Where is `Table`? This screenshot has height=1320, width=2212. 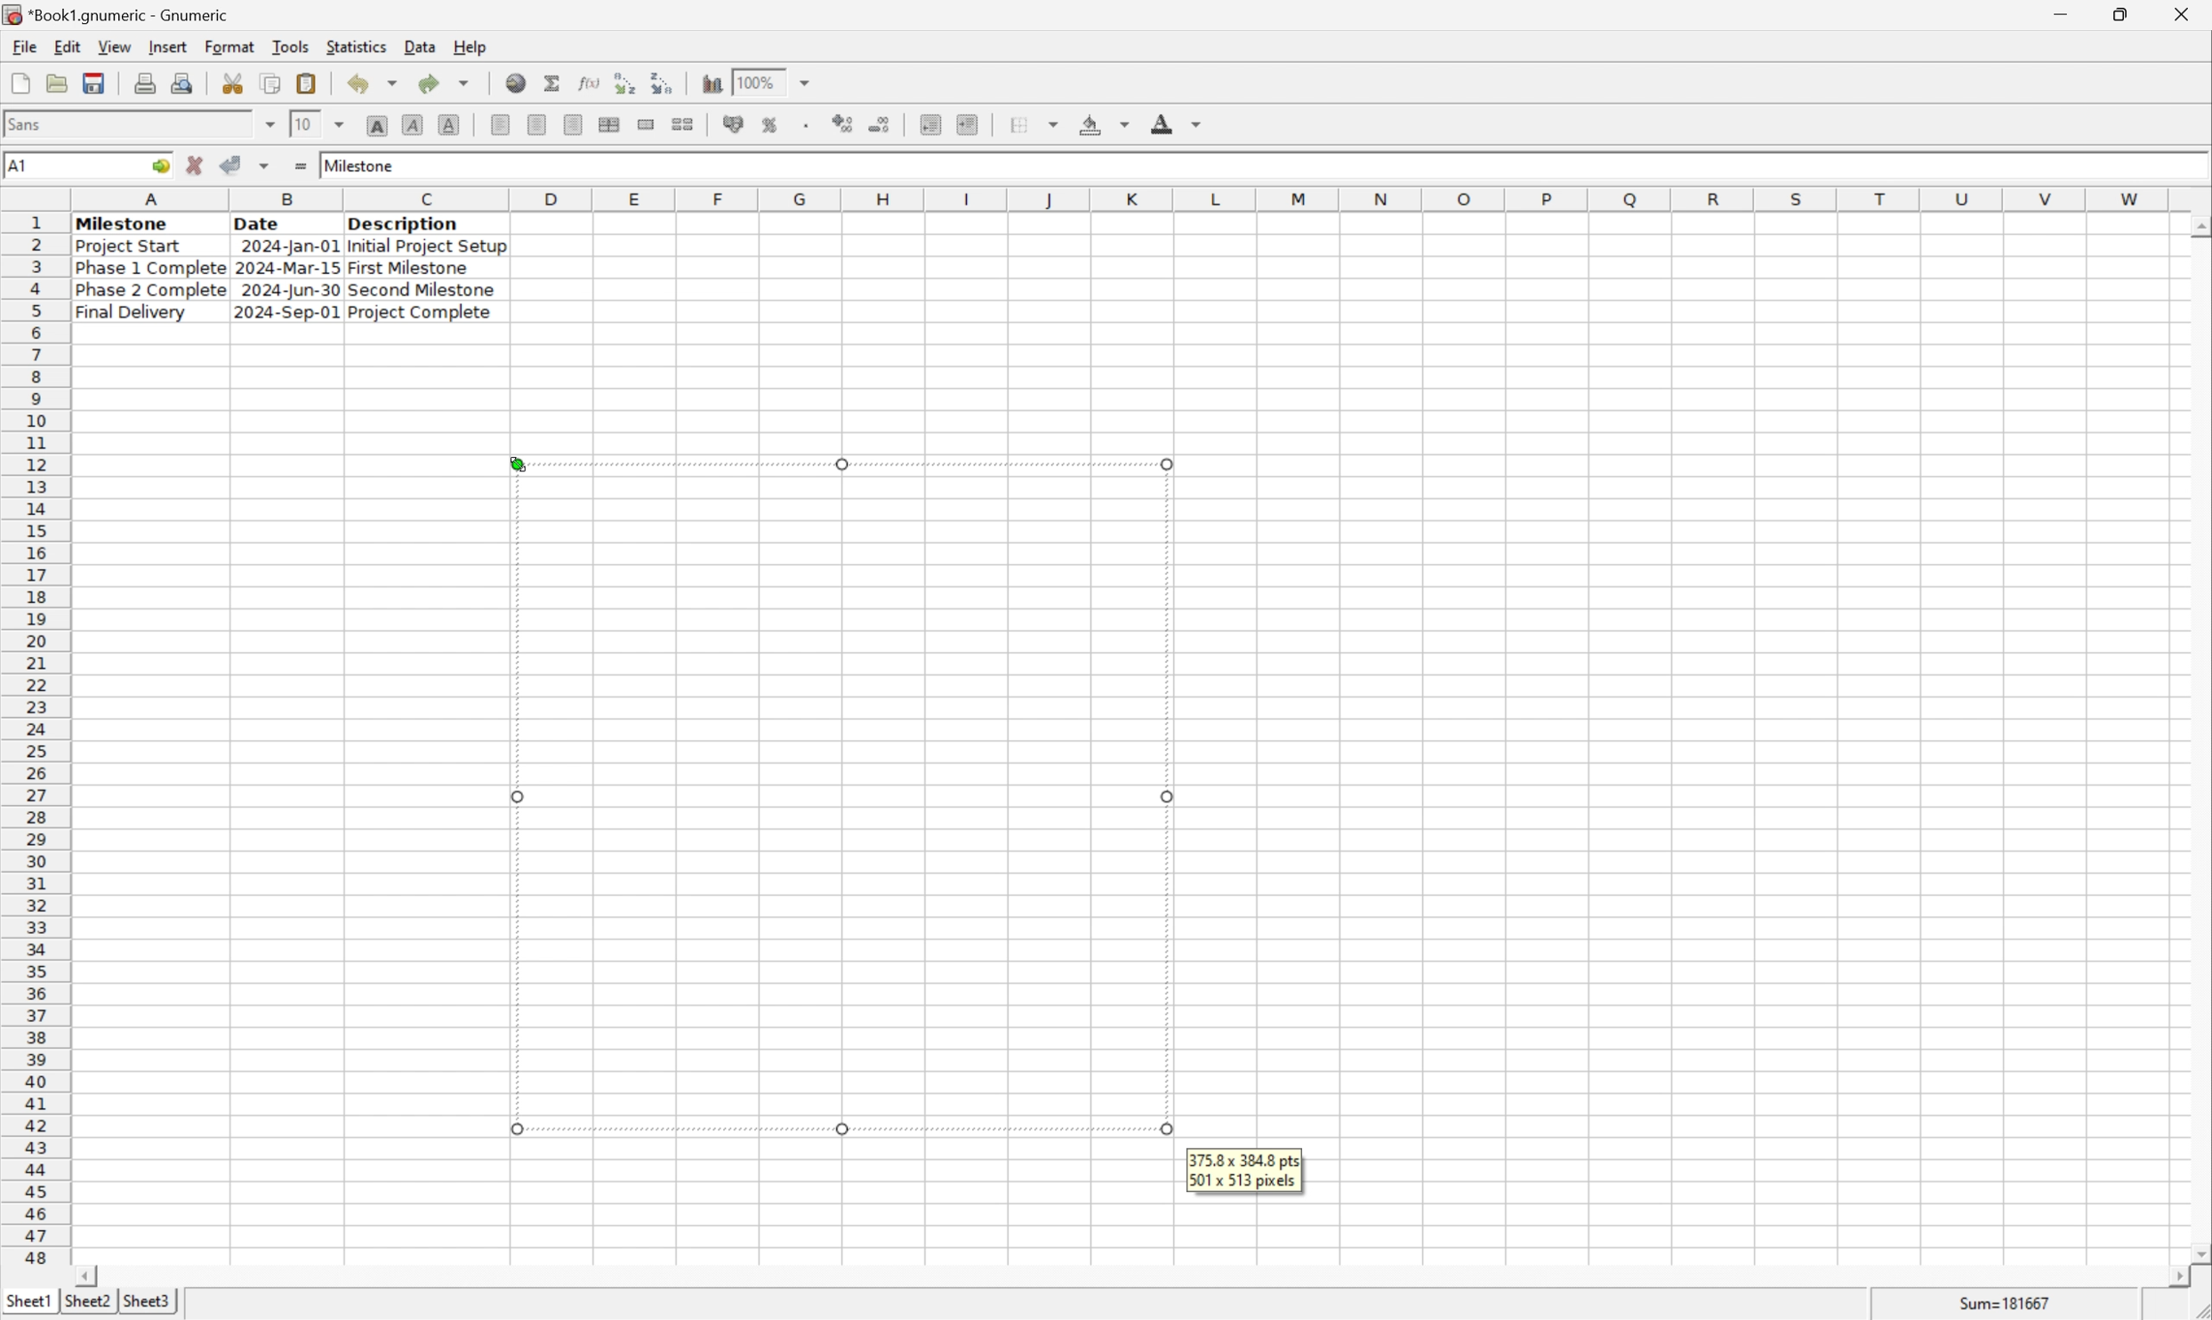
Table is located at coordinates (288, 268).